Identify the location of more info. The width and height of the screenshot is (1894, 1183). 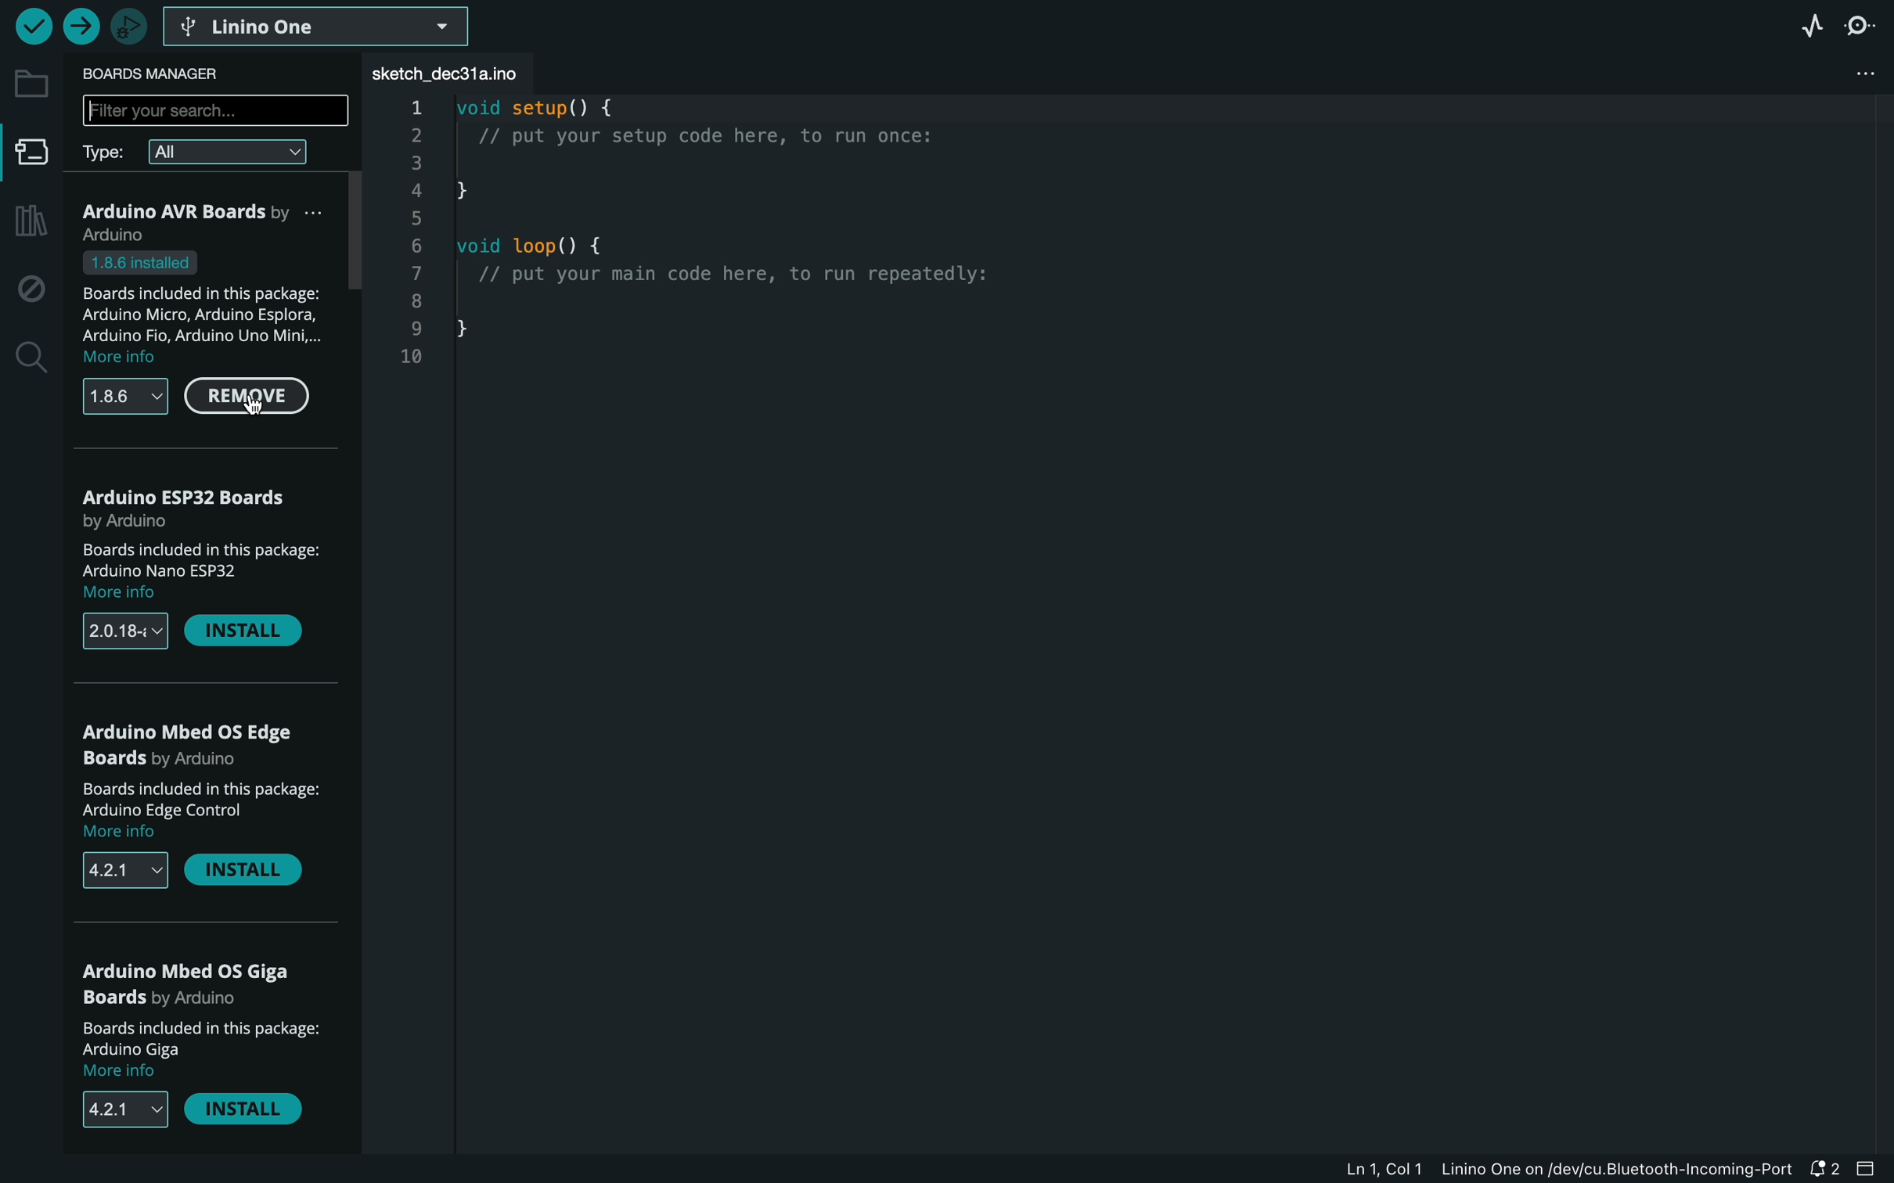
(121, 361).